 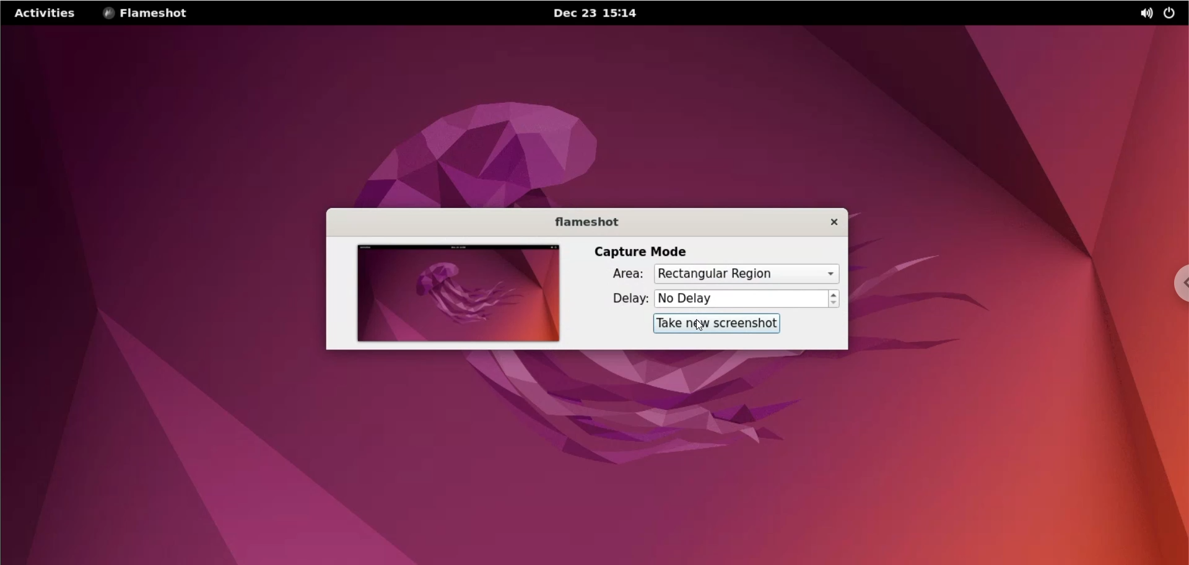 I want to click on chrome options, so click(x=1172, y=282).